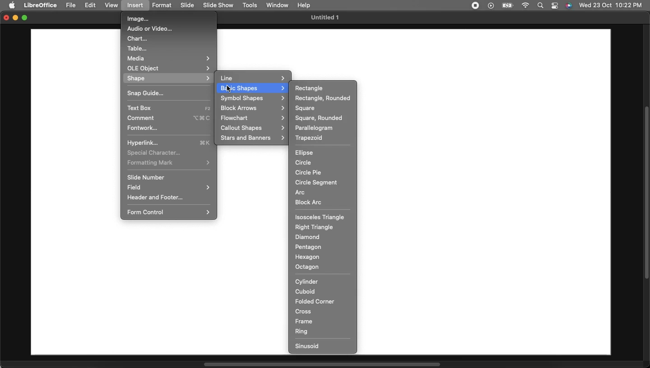 The height and width of the screenshot is (368, 650). Describe the element at coordinates (143, 128) in the screenshot. I see `Fontwork` at that location.